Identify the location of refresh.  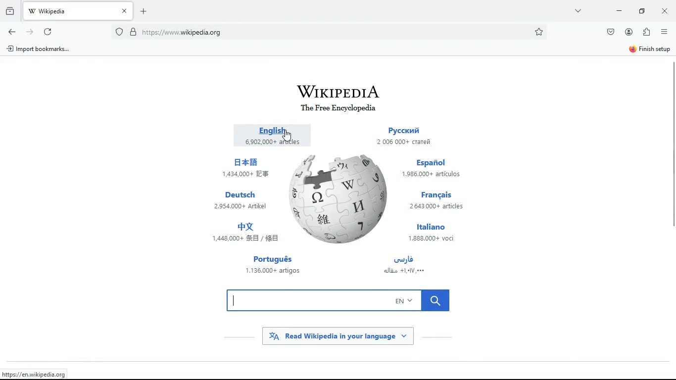
(48, 33).